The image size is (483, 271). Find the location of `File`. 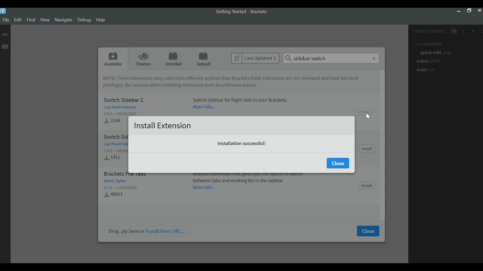

File is located at coordinates (6, 20).